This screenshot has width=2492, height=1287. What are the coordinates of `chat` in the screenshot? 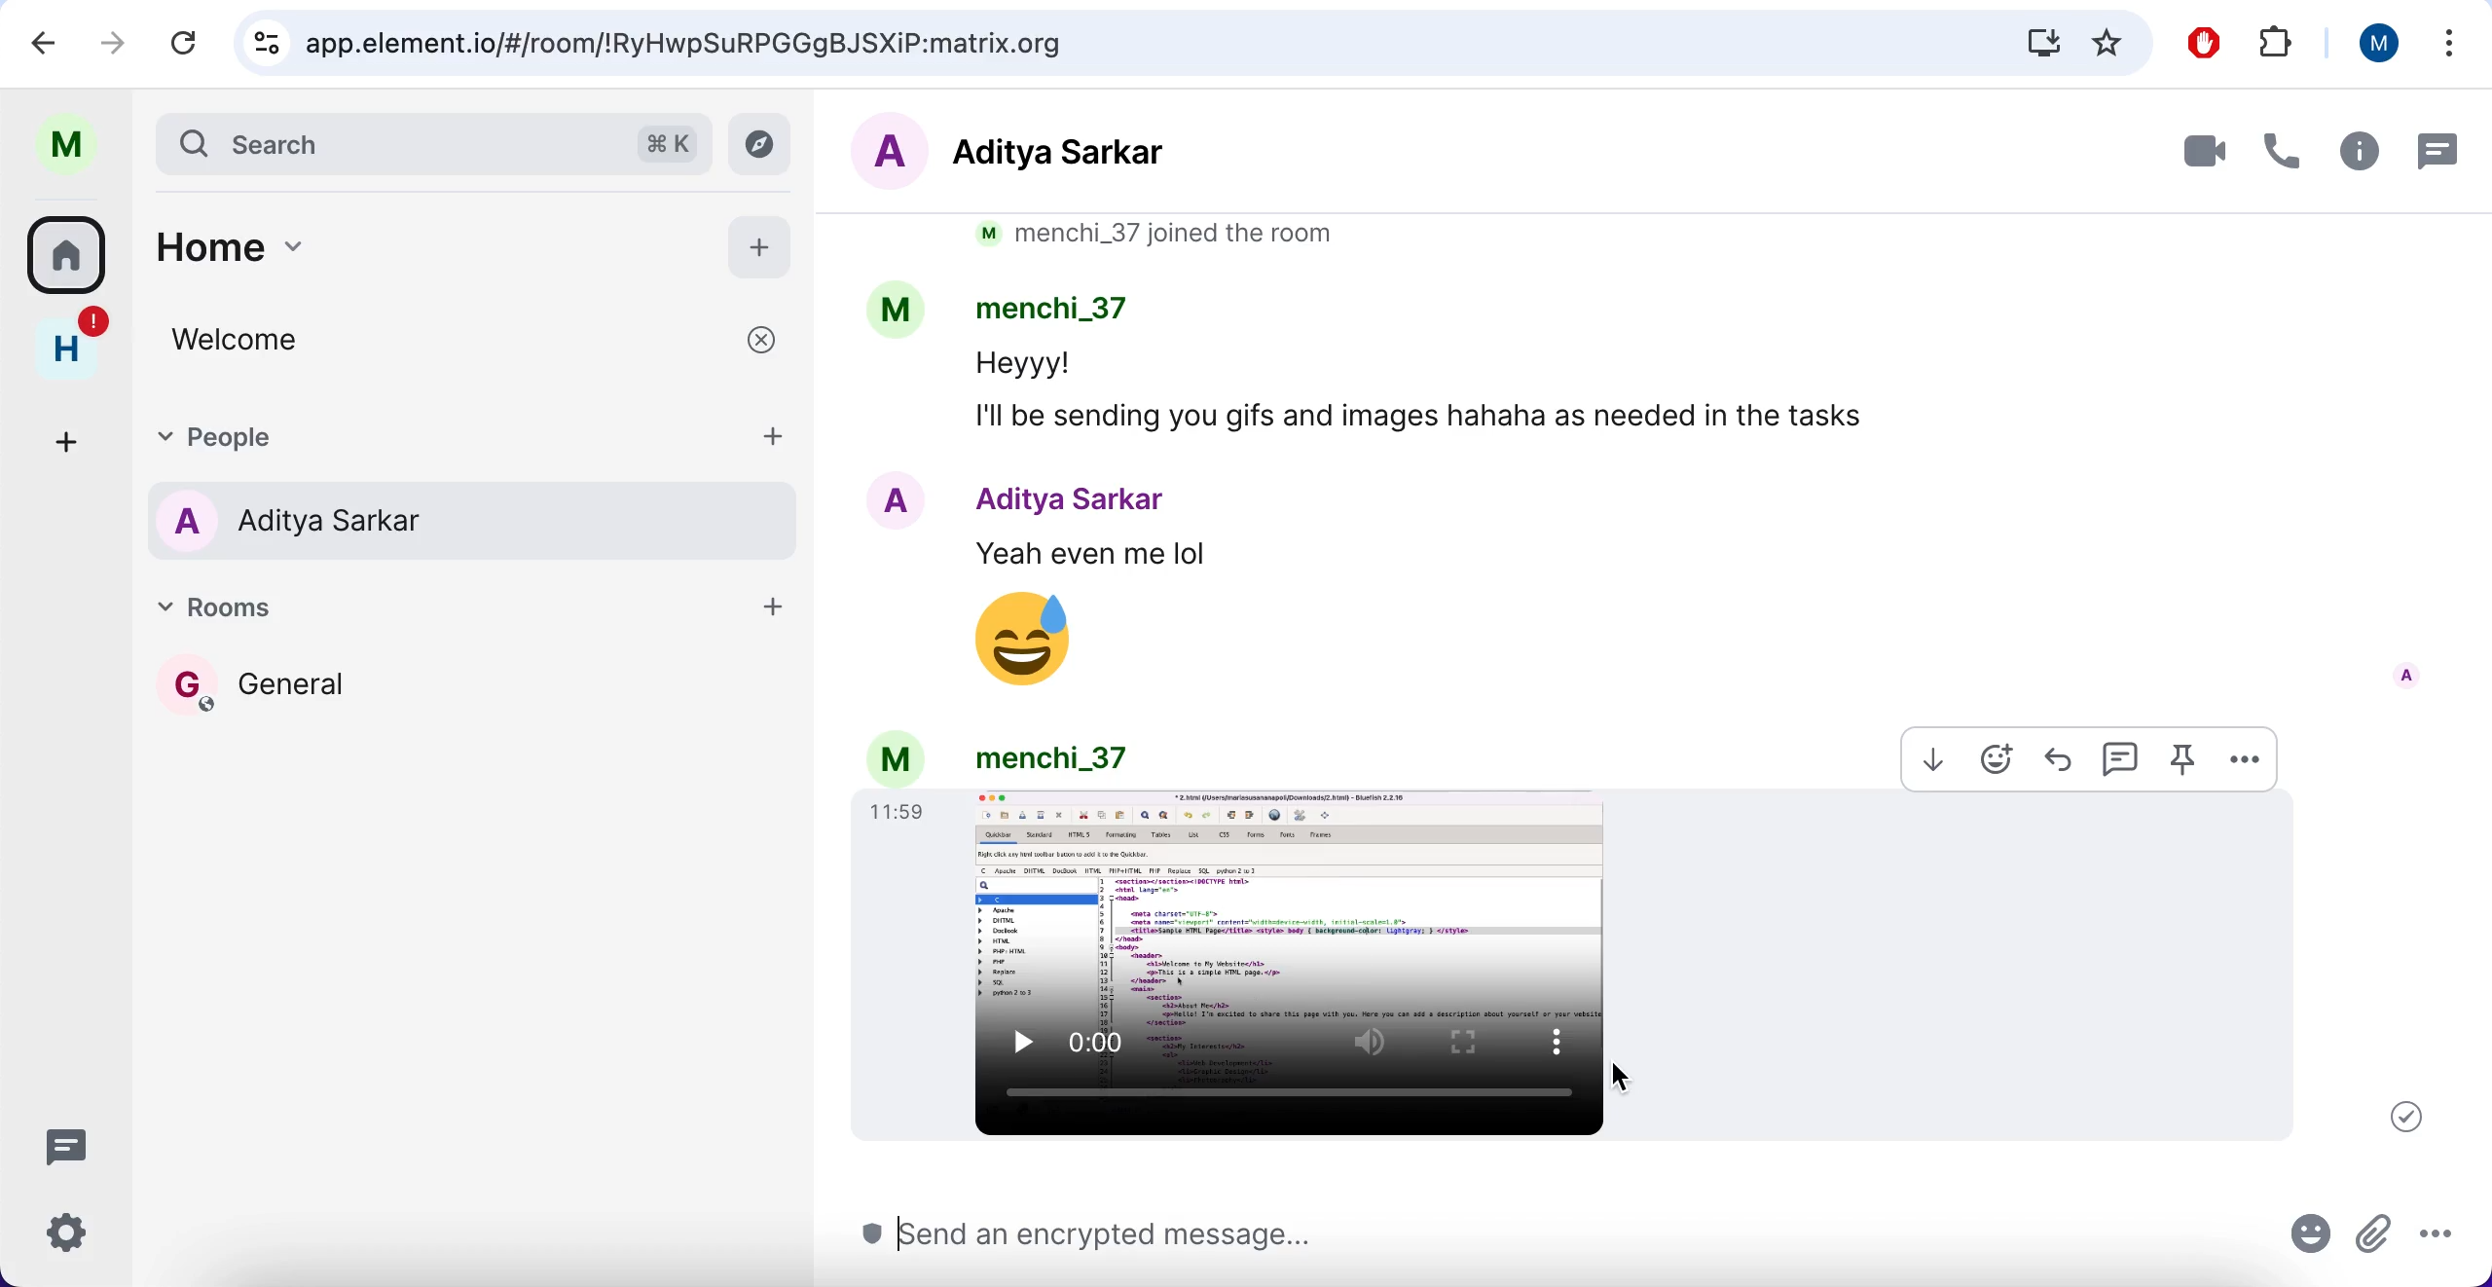 It's located at (2436, 150).